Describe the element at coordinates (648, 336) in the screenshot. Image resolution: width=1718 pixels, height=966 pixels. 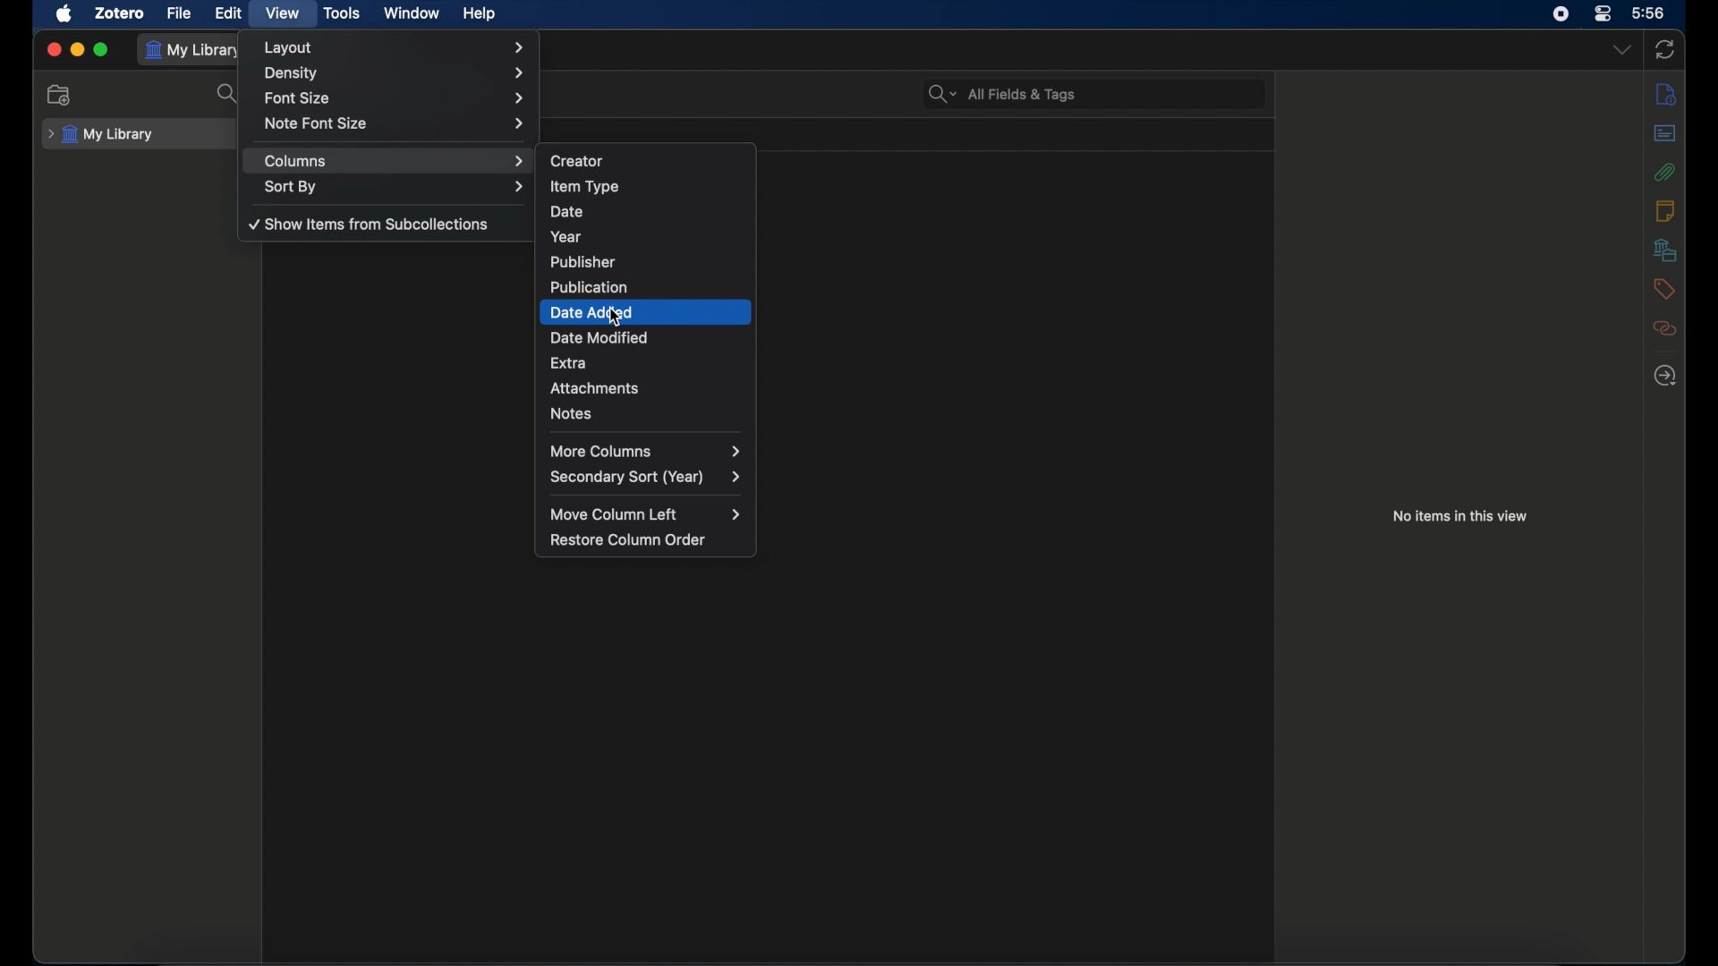
I see `date modified` at that location.